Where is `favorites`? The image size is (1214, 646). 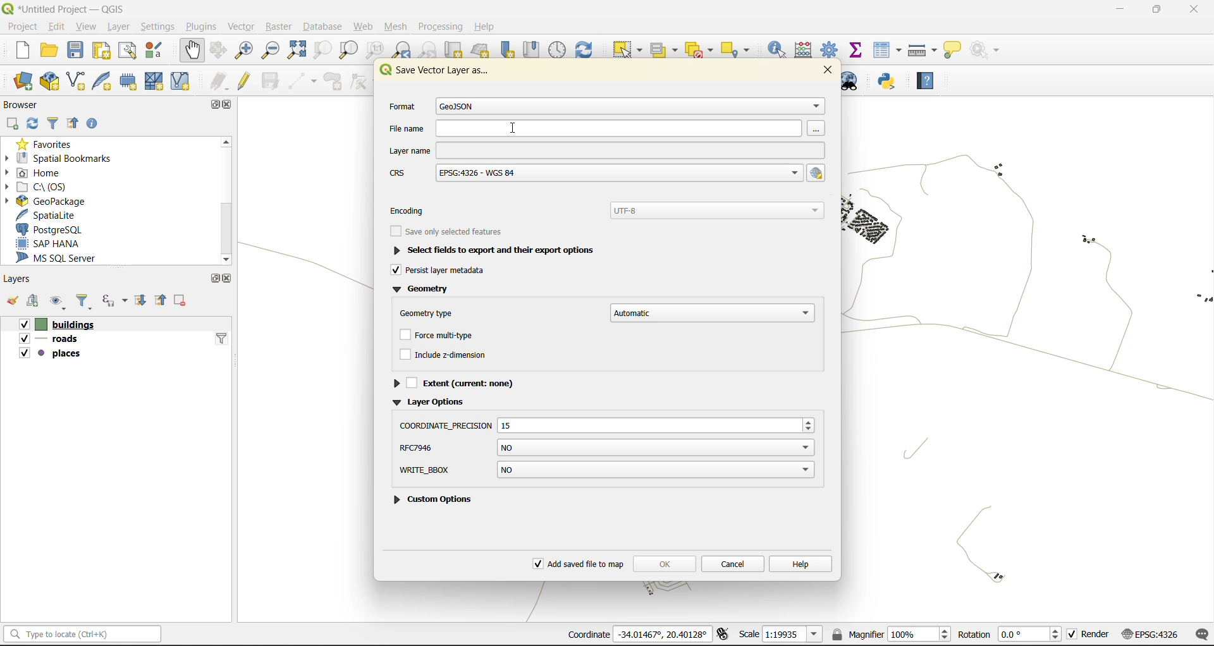 favorites is located at coordinates (52, 144).